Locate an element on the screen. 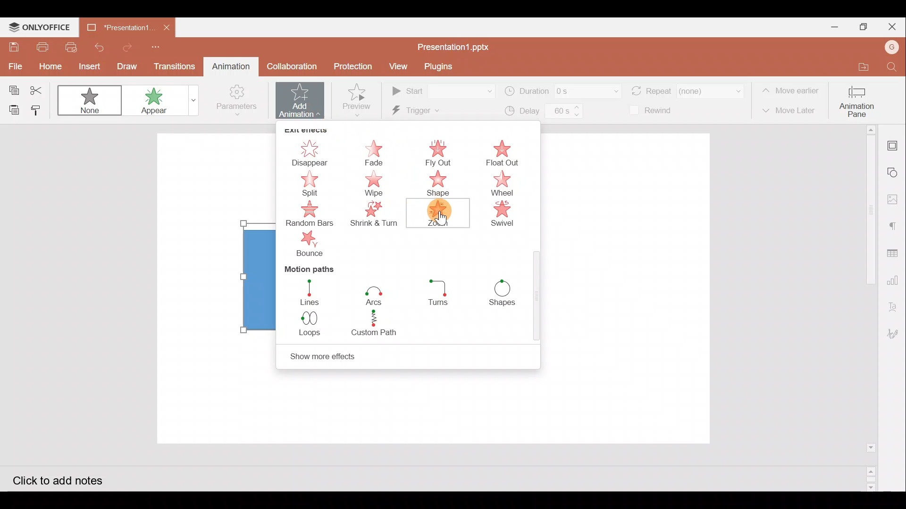  Shapes settings is located at coordinates (895, 173).